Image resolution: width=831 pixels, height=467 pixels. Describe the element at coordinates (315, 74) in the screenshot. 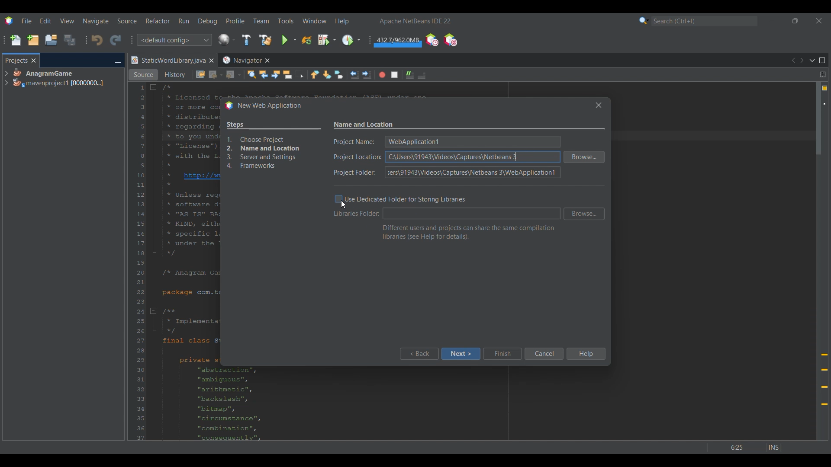

I see `Previous bookmark` at that location.